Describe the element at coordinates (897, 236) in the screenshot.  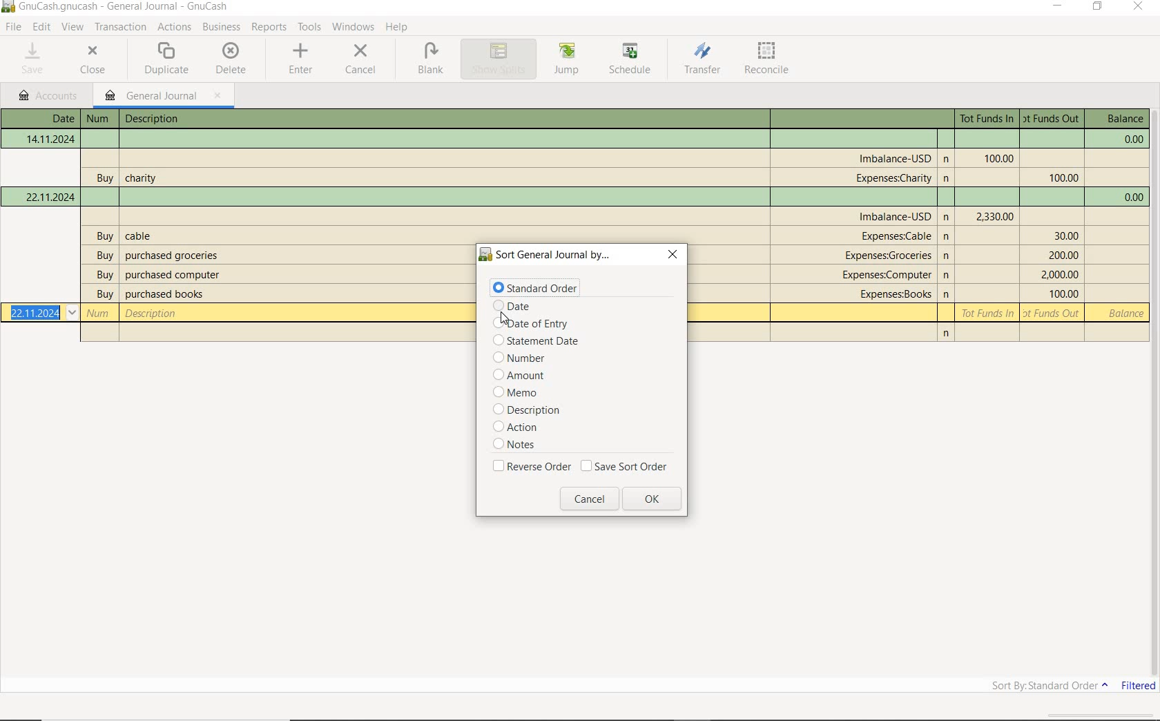
I see `account` at that location.